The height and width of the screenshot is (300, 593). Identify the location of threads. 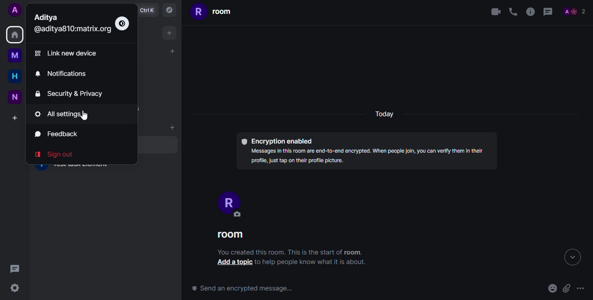
(548, 12).